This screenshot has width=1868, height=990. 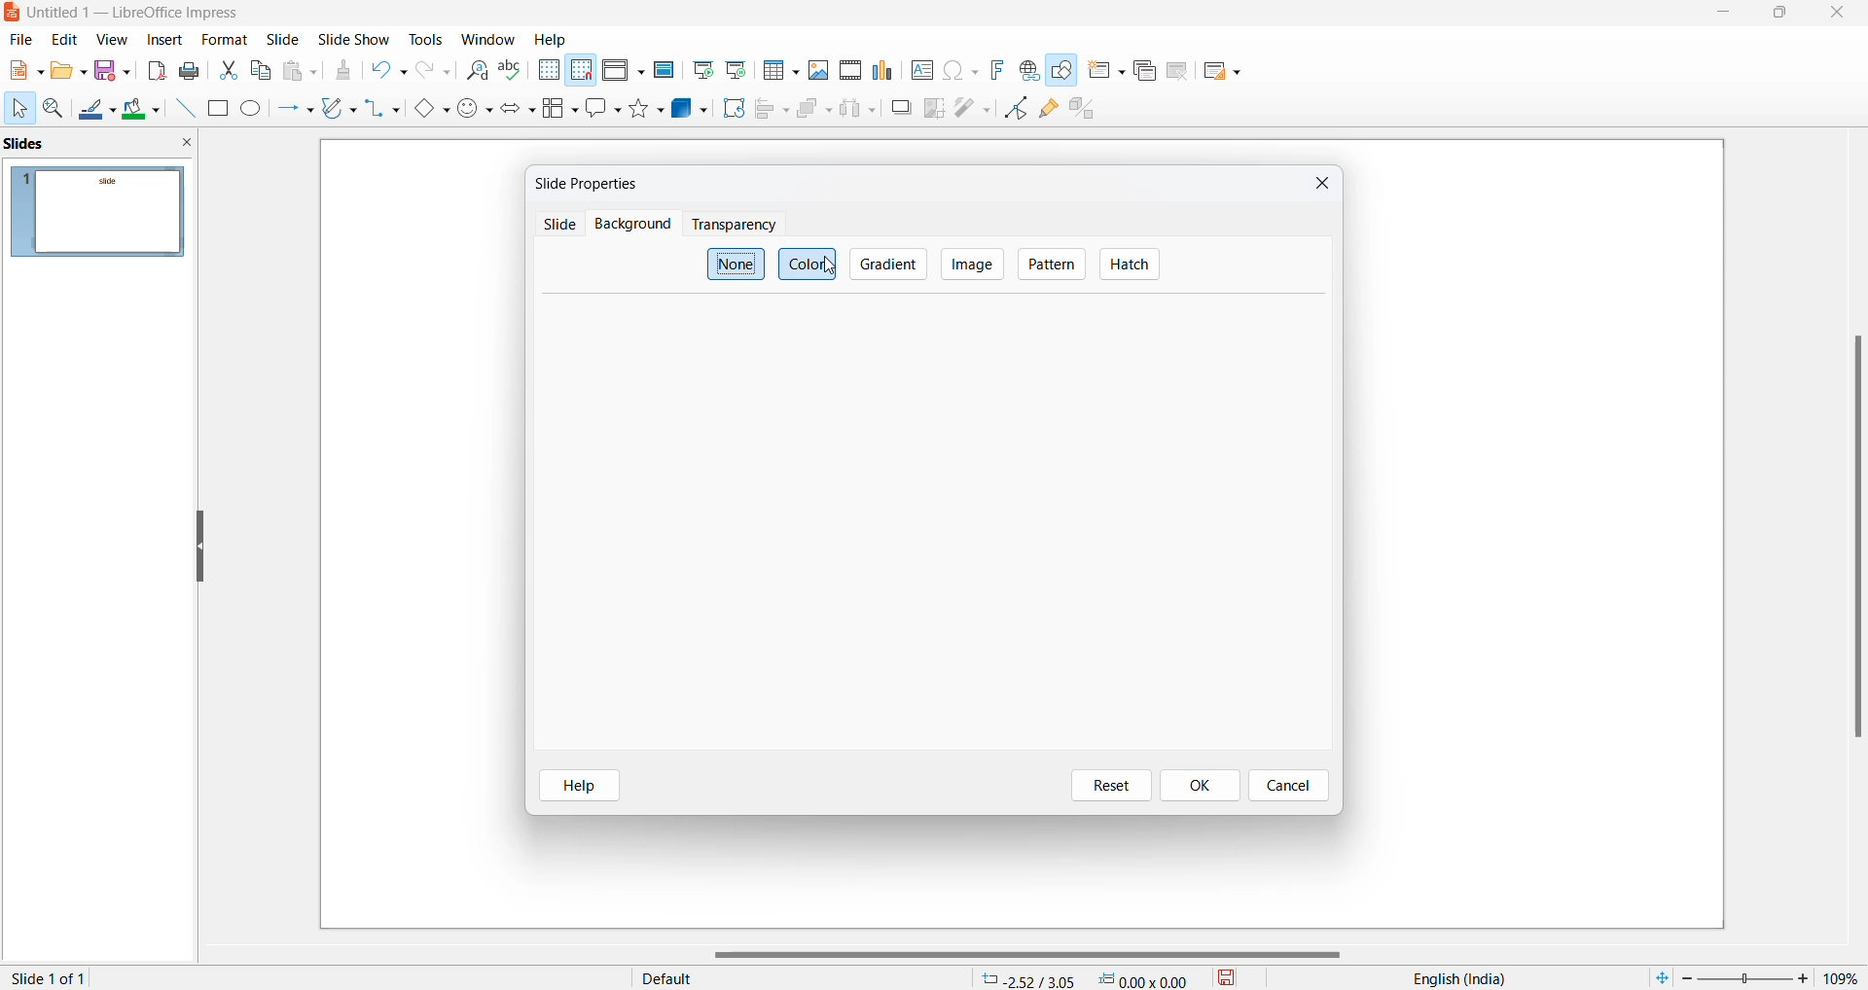 I want to click on master slide, so click(x=664, y=69).